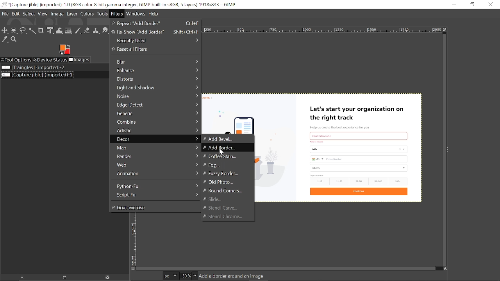  I want to click on Device status, so click(51, 59).